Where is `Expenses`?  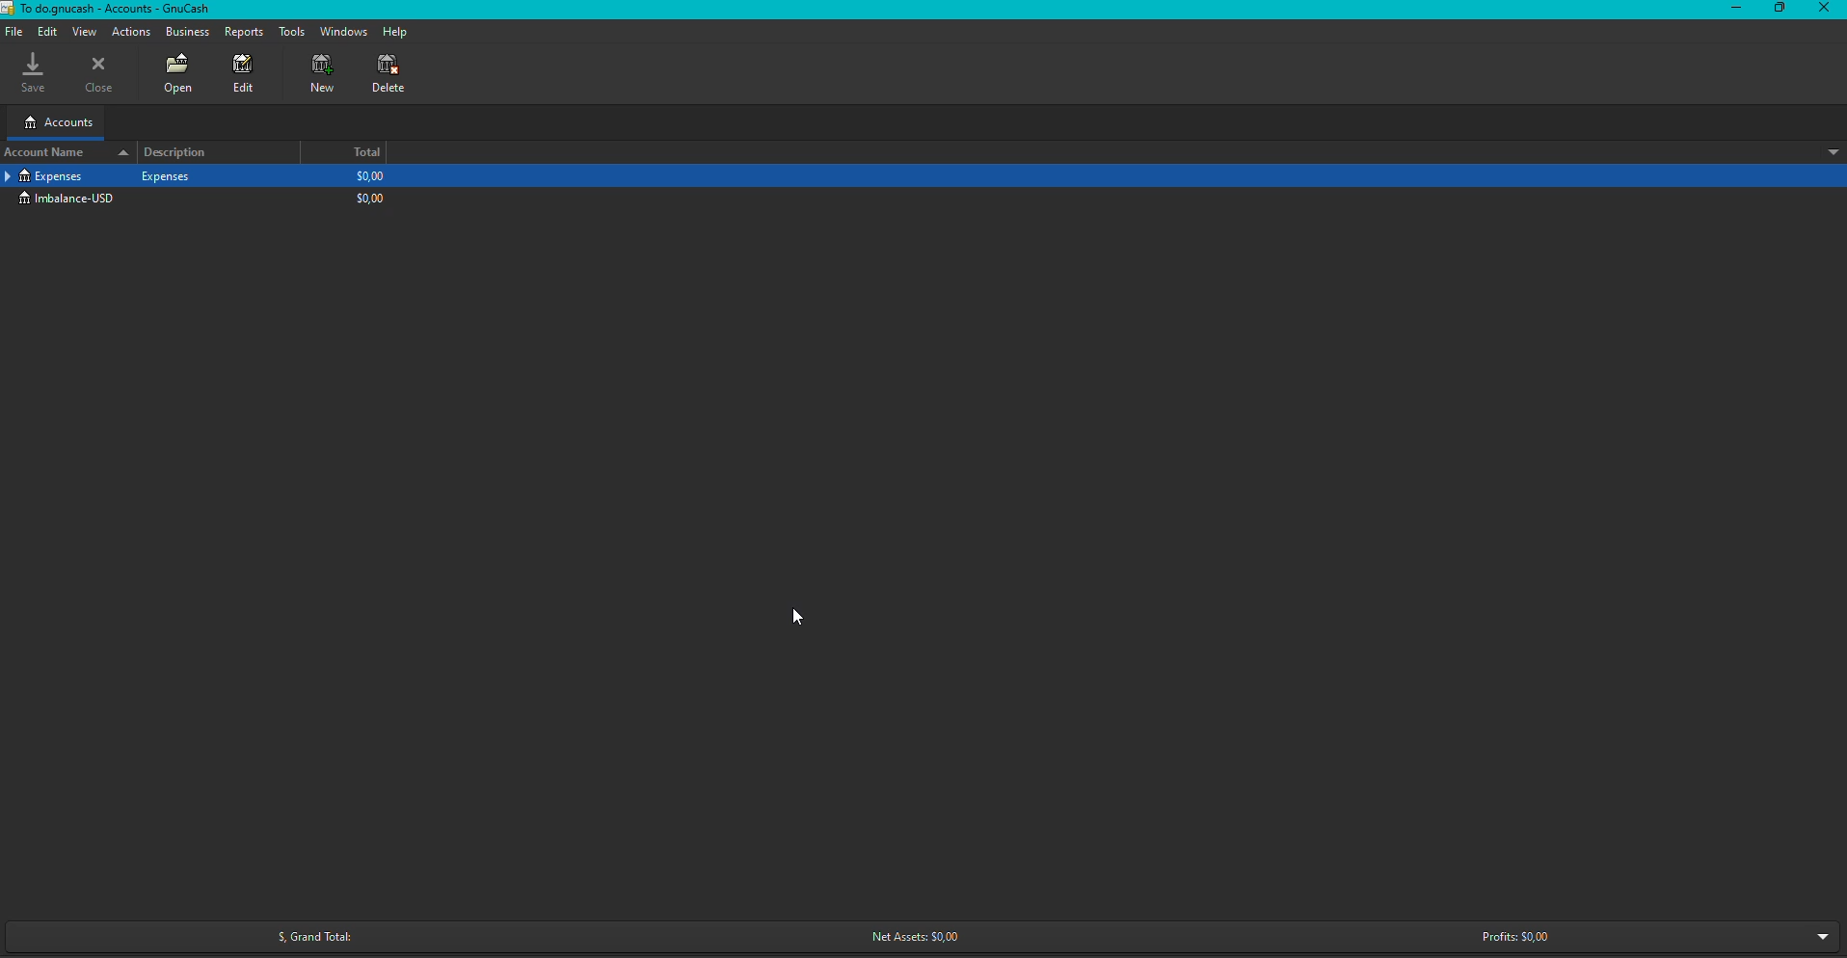
Expenses is located at coordinates (169, 175).